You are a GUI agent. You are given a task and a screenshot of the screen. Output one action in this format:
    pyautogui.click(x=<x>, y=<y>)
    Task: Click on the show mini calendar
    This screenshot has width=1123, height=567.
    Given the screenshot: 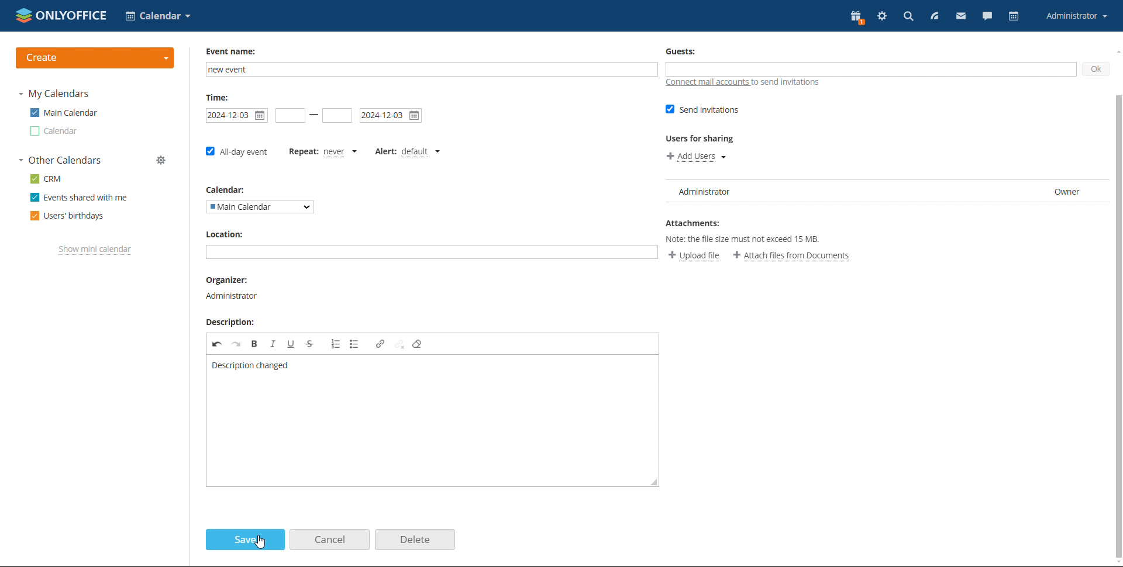 What is the action you would take?
    pyautogui.click(x=95, y=250)
    